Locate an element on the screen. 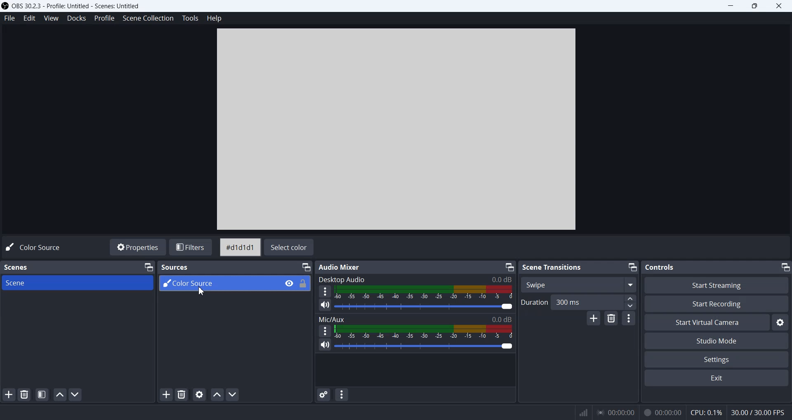 The image size is (792, 420). Add Source is located at coordinates (166, 395).